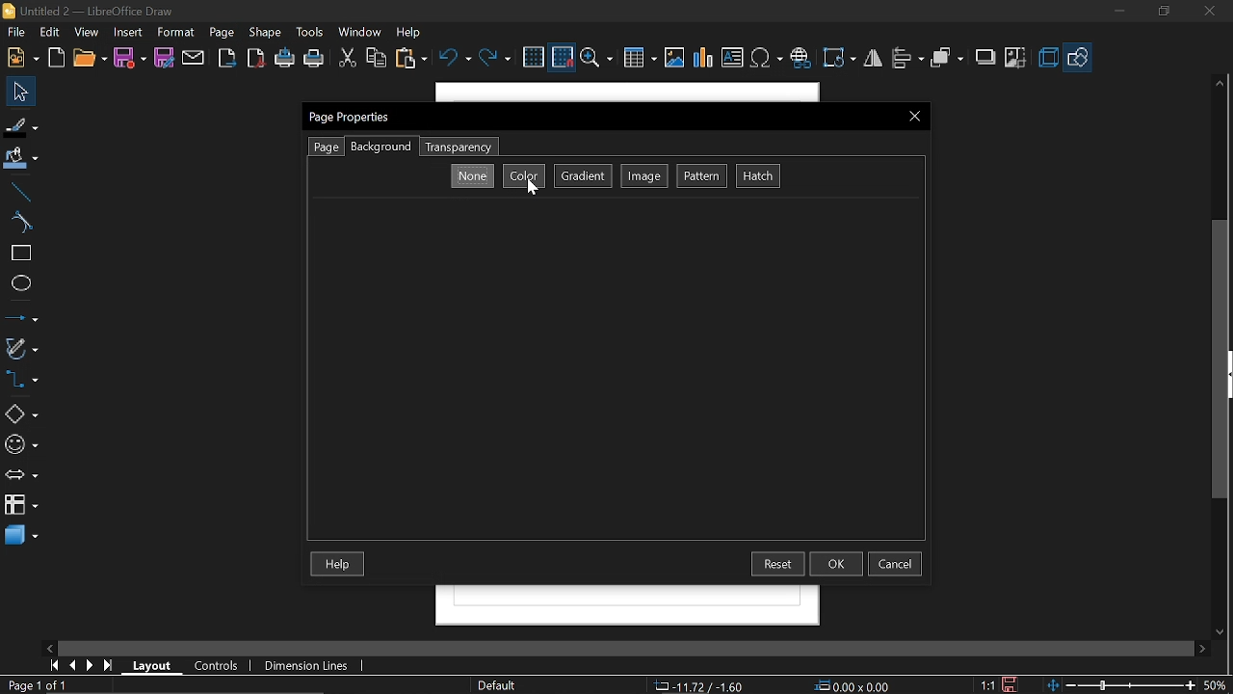 The image size is (1233, 694). What do you see at coordinates (255, 58) in the screenshot?
I see `Export as pdf` at bounding box center [255, 58].